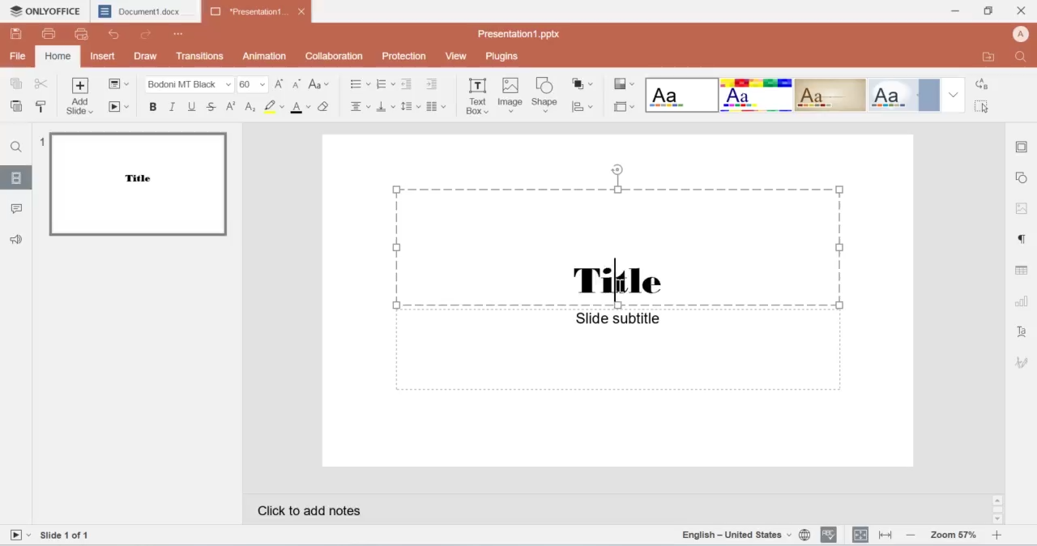 This screenshot has height=546, width=1037. What do you see at coordinates (984, 109) in the screenshot?
I see `cursor` at bounding box center [984, 109].